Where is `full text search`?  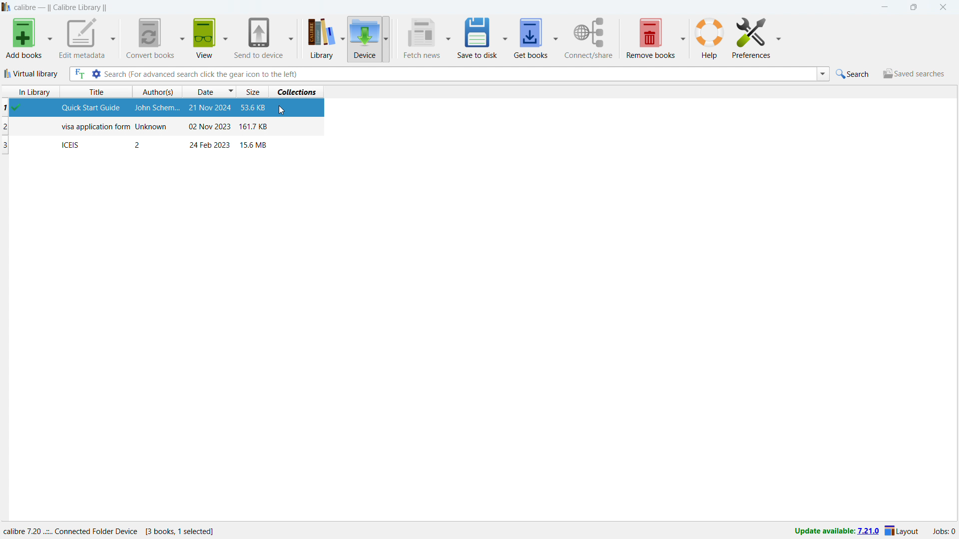
full text search is located at coordinates (78, 74).